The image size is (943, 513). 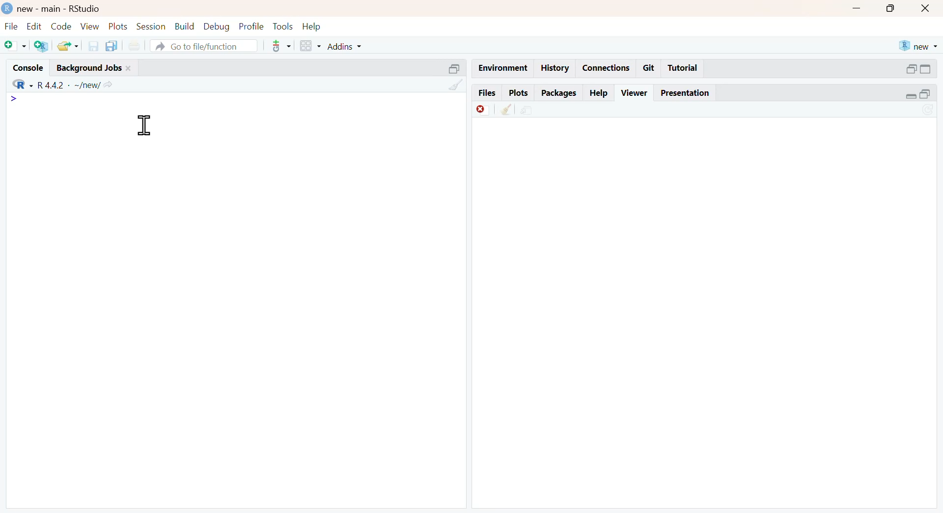 What do you see at coordinates (857, 9) in the screenshot?
I see `minimise` at bounding box center [857, 9].